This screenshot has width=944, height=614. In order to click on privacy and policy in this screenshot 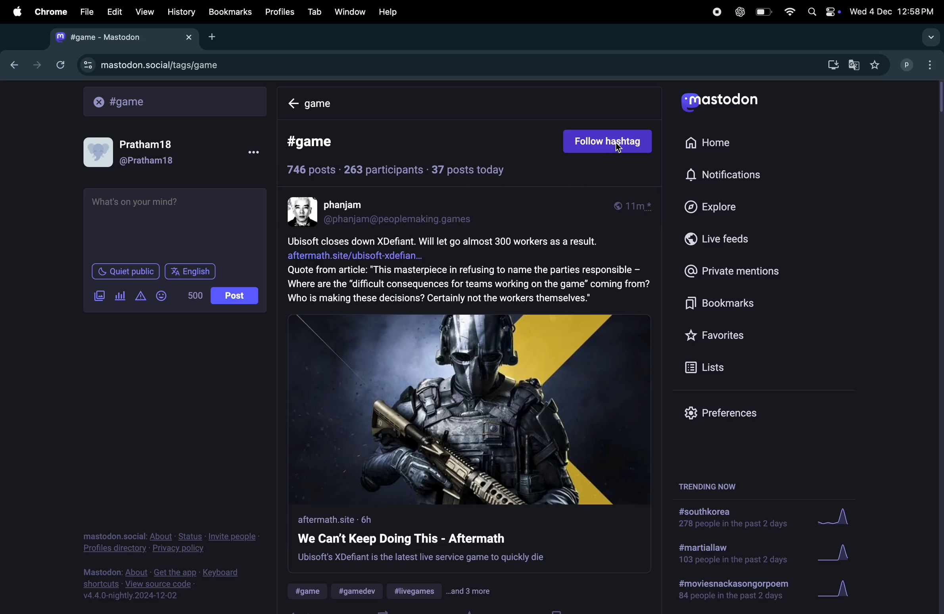, I will do `click(173, 542)`.